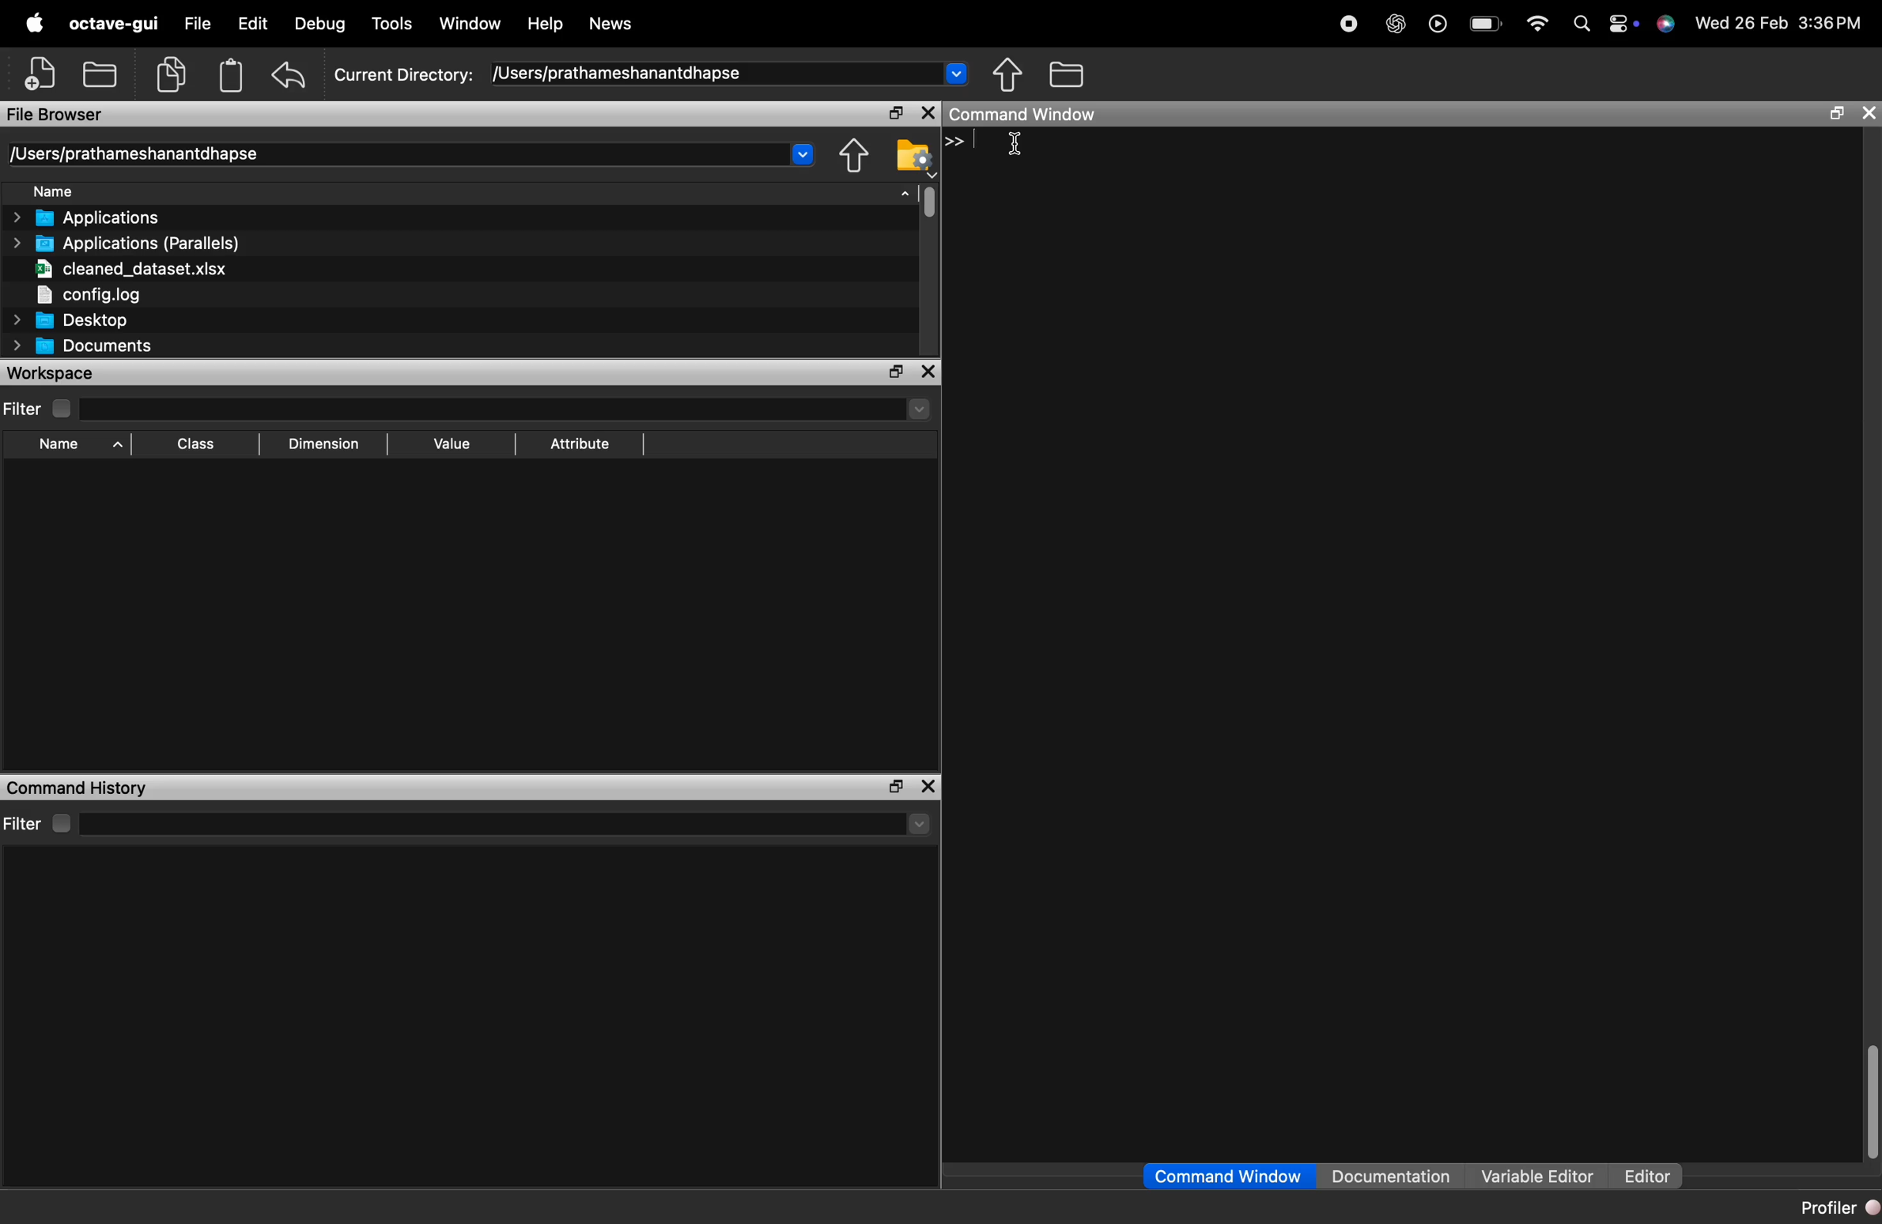 The width and height of the screenshot is (1882, 1224). What do you see at coordinates (32, 23) in the screenshot?
I see `apple` at bounding box center [32, 23].